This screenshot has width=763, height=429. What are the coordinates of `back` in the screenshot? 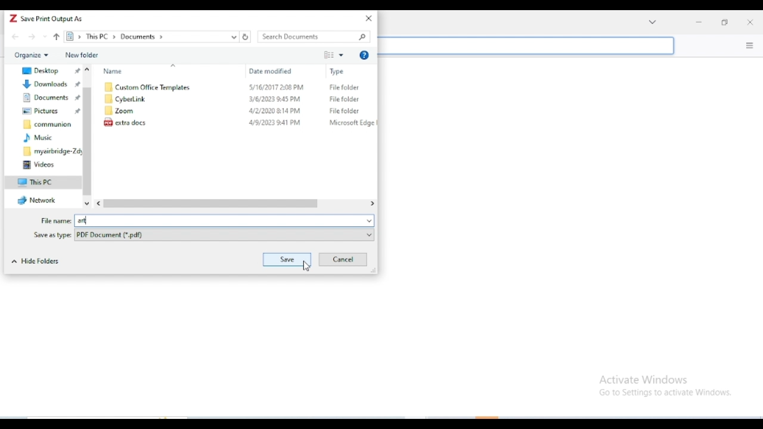 It's located at (15, 36).